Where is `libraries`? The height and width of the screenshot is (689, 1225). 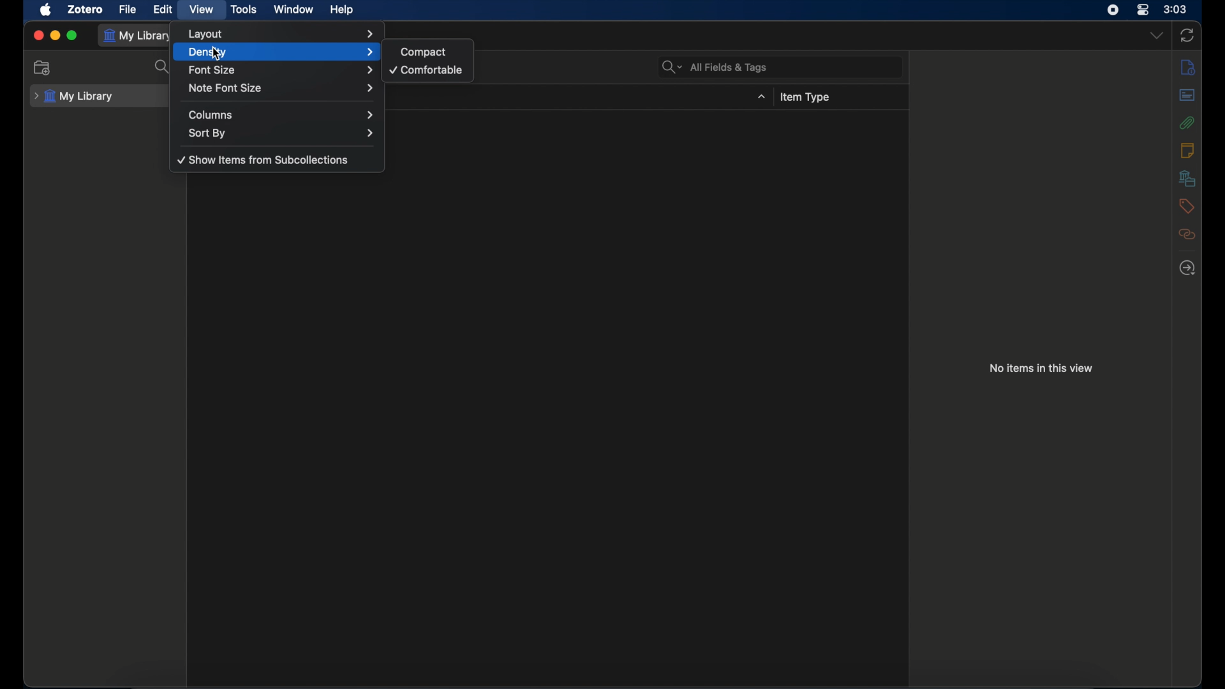 libraries is located at coordinates (1189, 178).